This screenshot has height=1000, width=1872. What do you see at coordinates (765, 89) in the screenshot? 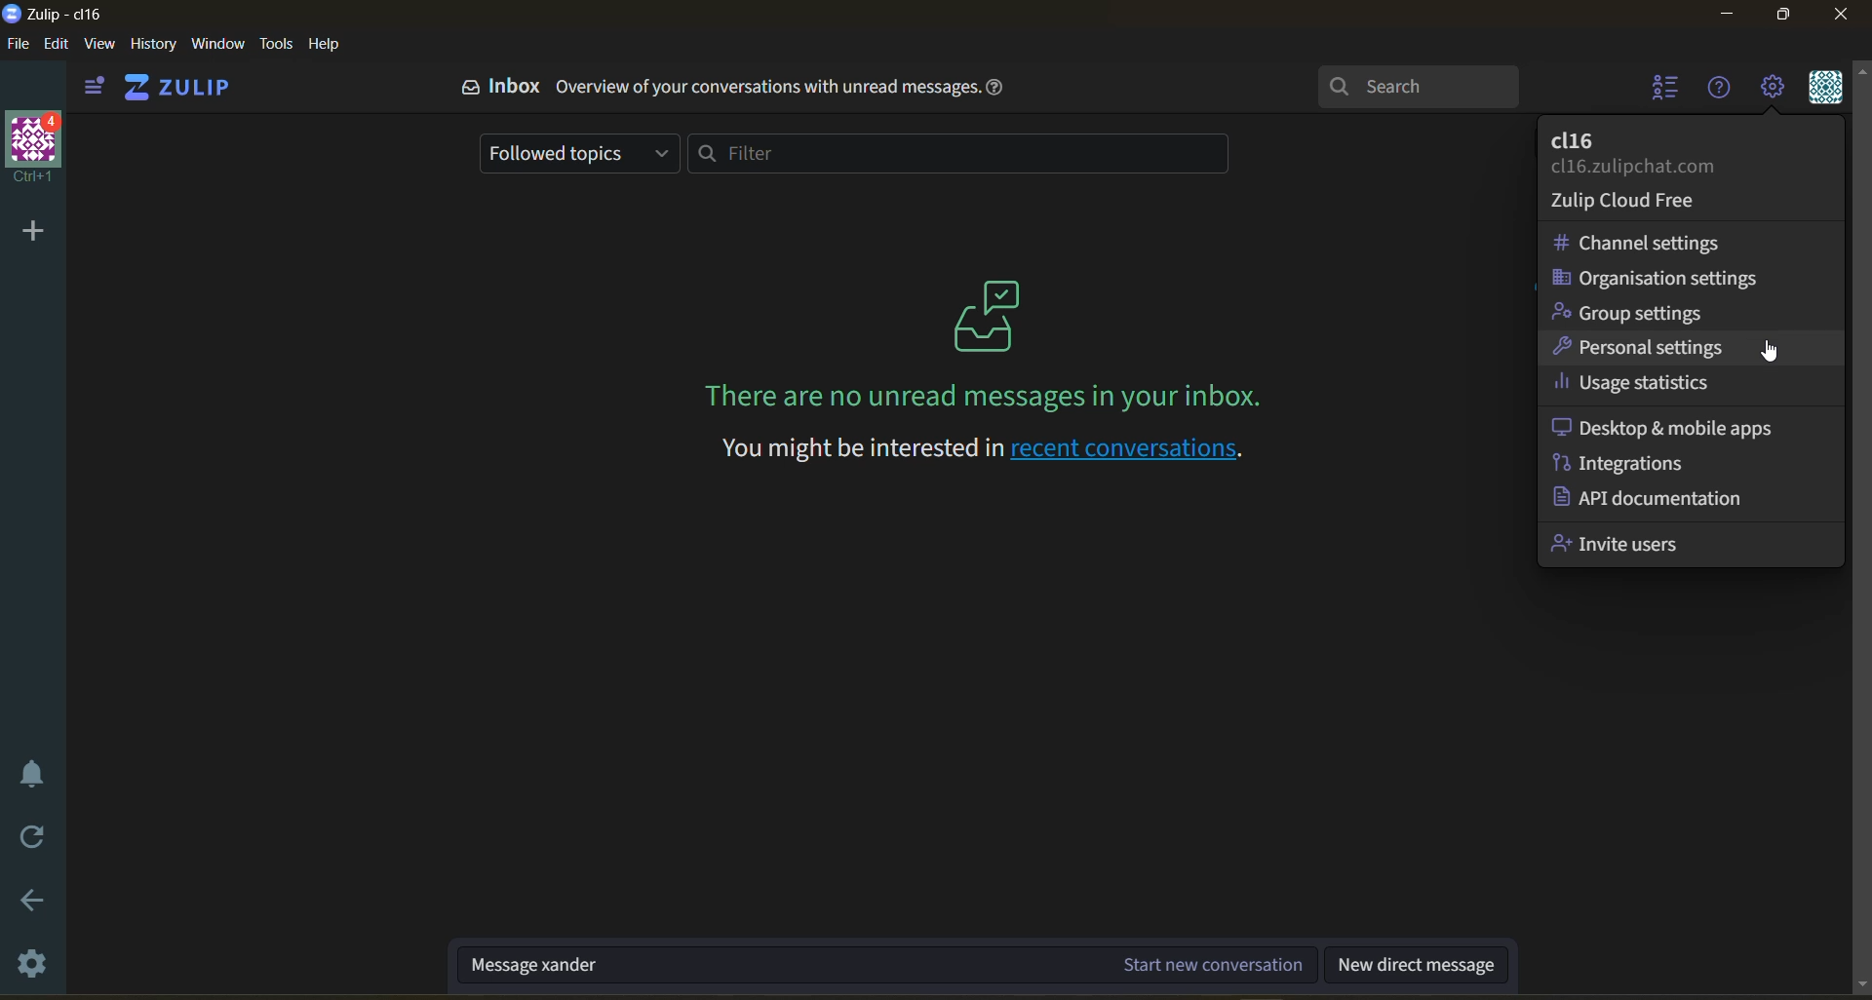
I see `Overview of your conversations with unread messages.` at bounding box center [765, 89].